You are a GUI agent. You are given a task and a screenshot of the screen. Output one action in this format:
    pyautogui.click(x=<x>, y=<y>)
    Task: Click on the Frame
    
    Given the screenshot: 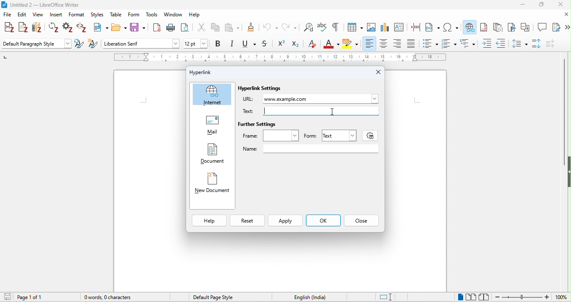 What is the action you would take?
    pyautogui.click(x=266, y=134)
    